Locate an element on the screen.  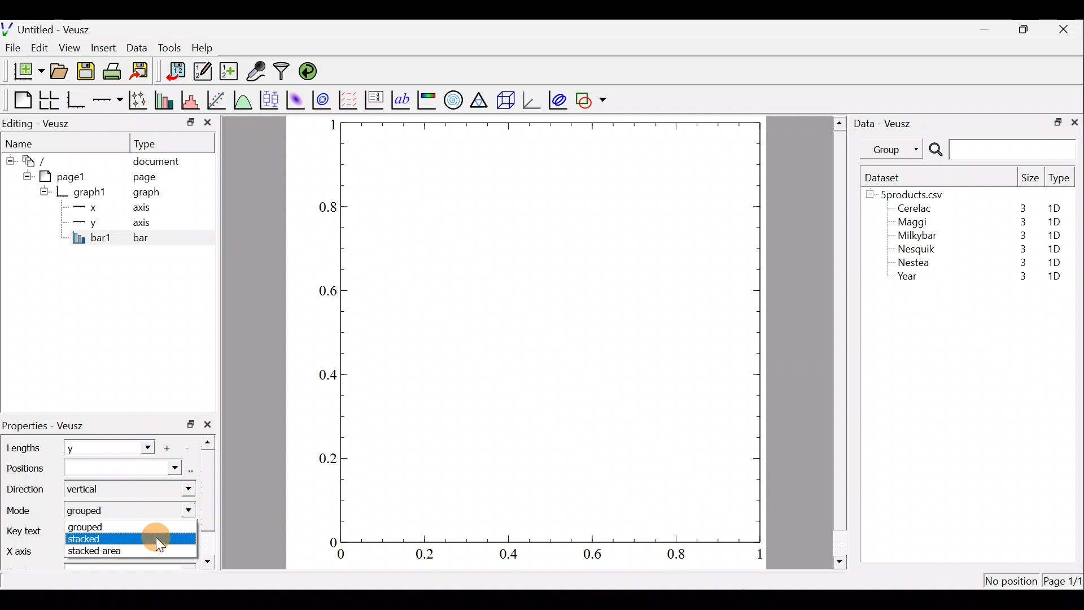
grouped is located at coordinates (93, 511).